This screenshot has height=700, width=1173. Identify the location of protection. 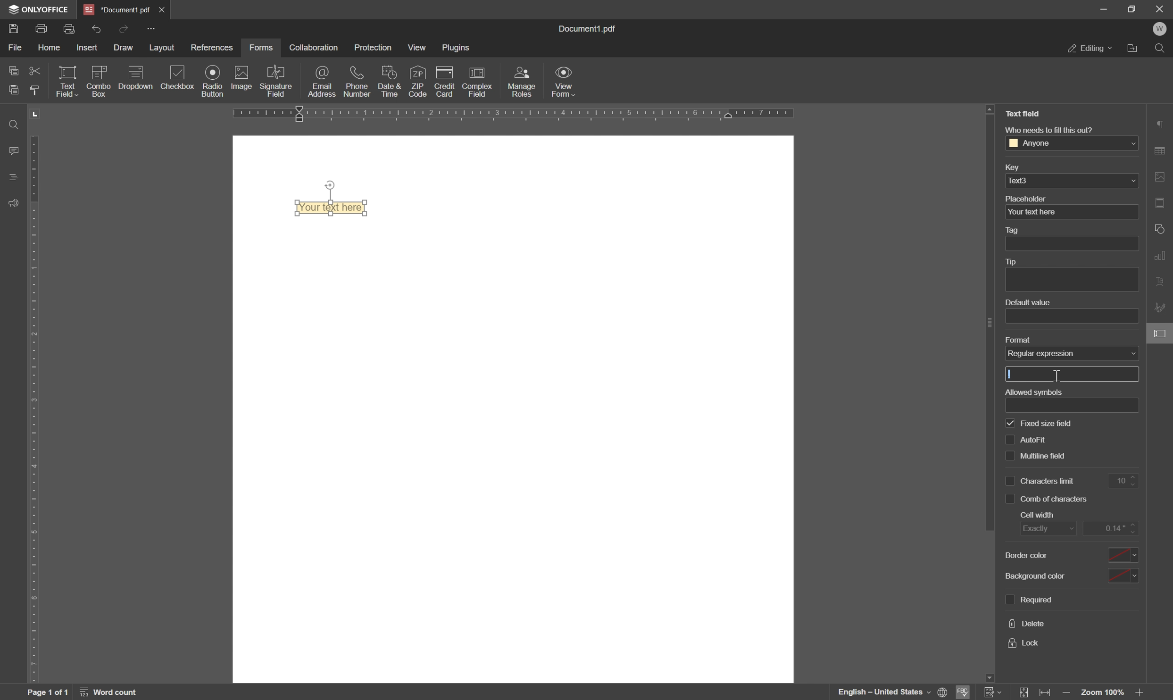
(374, 46).